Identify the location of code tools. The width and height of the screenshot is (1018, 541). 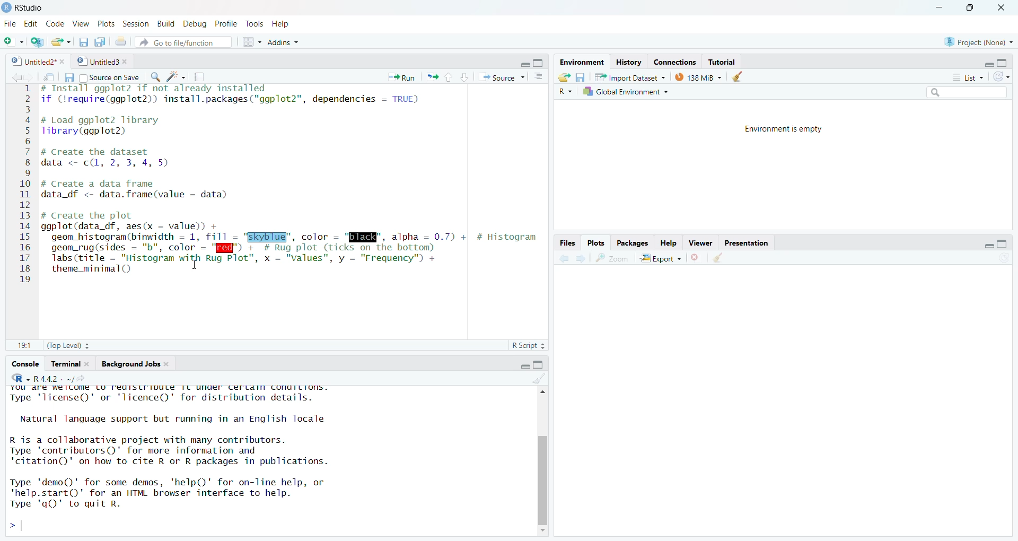
(174, 73).